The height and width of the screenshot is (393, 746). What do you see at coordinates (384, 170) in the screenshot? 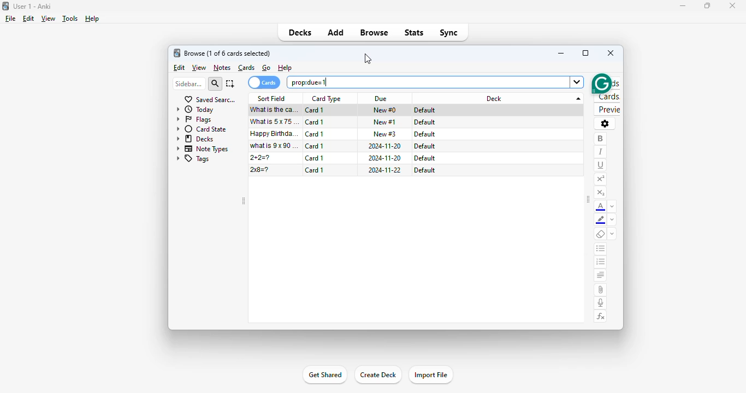
I see `2024-11-22` at bounding box center [384, 170].